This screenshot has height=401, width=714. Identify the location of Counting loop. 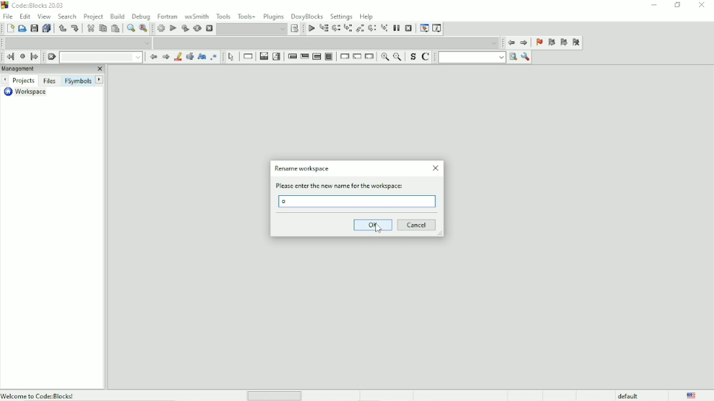
(316, 57).